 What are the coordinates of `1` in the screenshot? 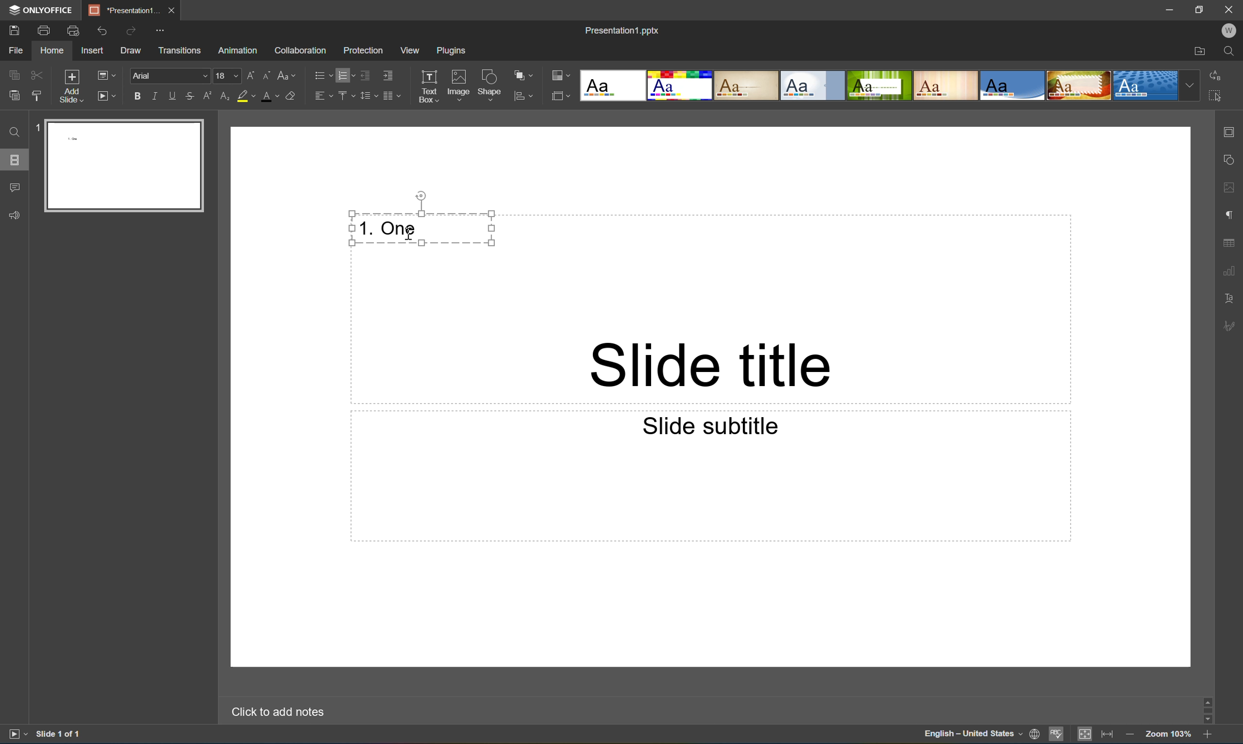 It's located at (37, 130).